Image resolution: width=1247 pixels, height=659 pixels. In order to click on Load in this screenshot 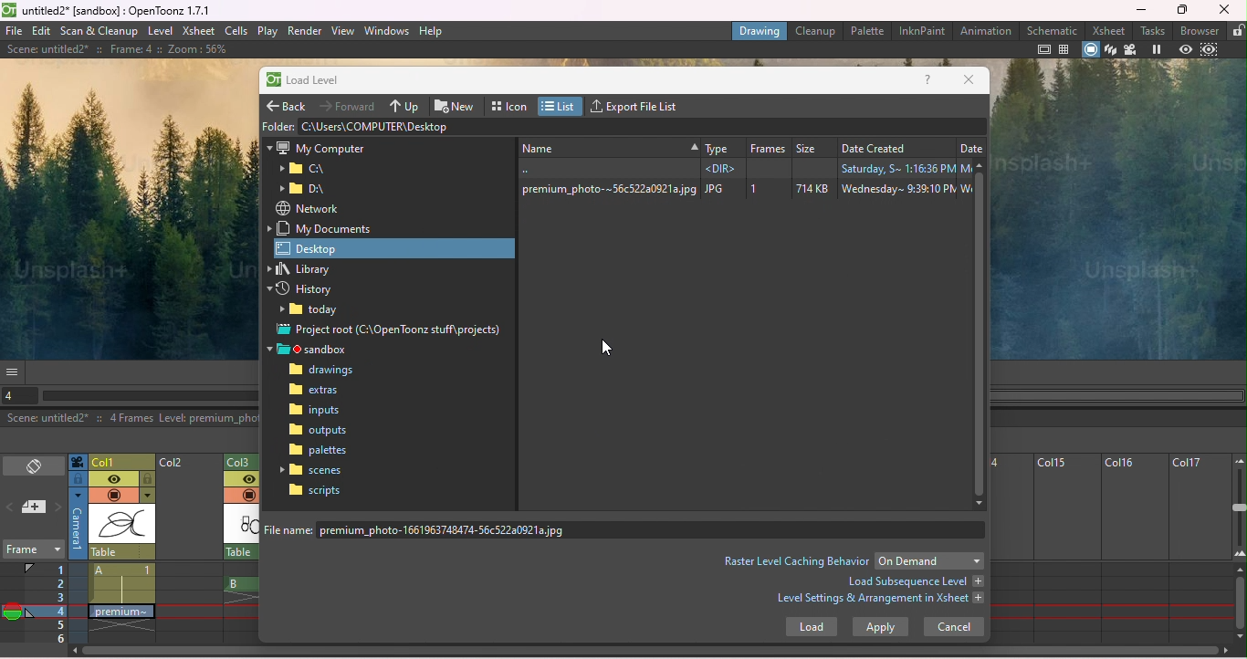, I will do `click(811, 629)`.